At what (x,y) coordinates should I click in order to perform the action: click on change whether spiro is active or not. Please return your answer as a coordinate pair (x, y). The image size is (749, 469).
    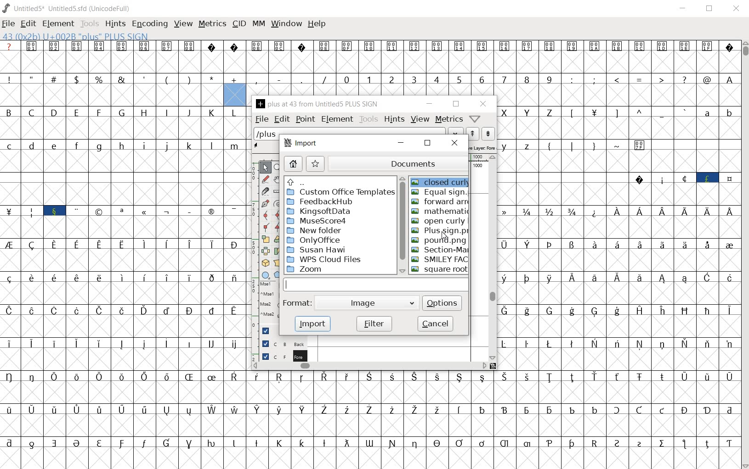
    Looking at the image, I should click on (278, 203).